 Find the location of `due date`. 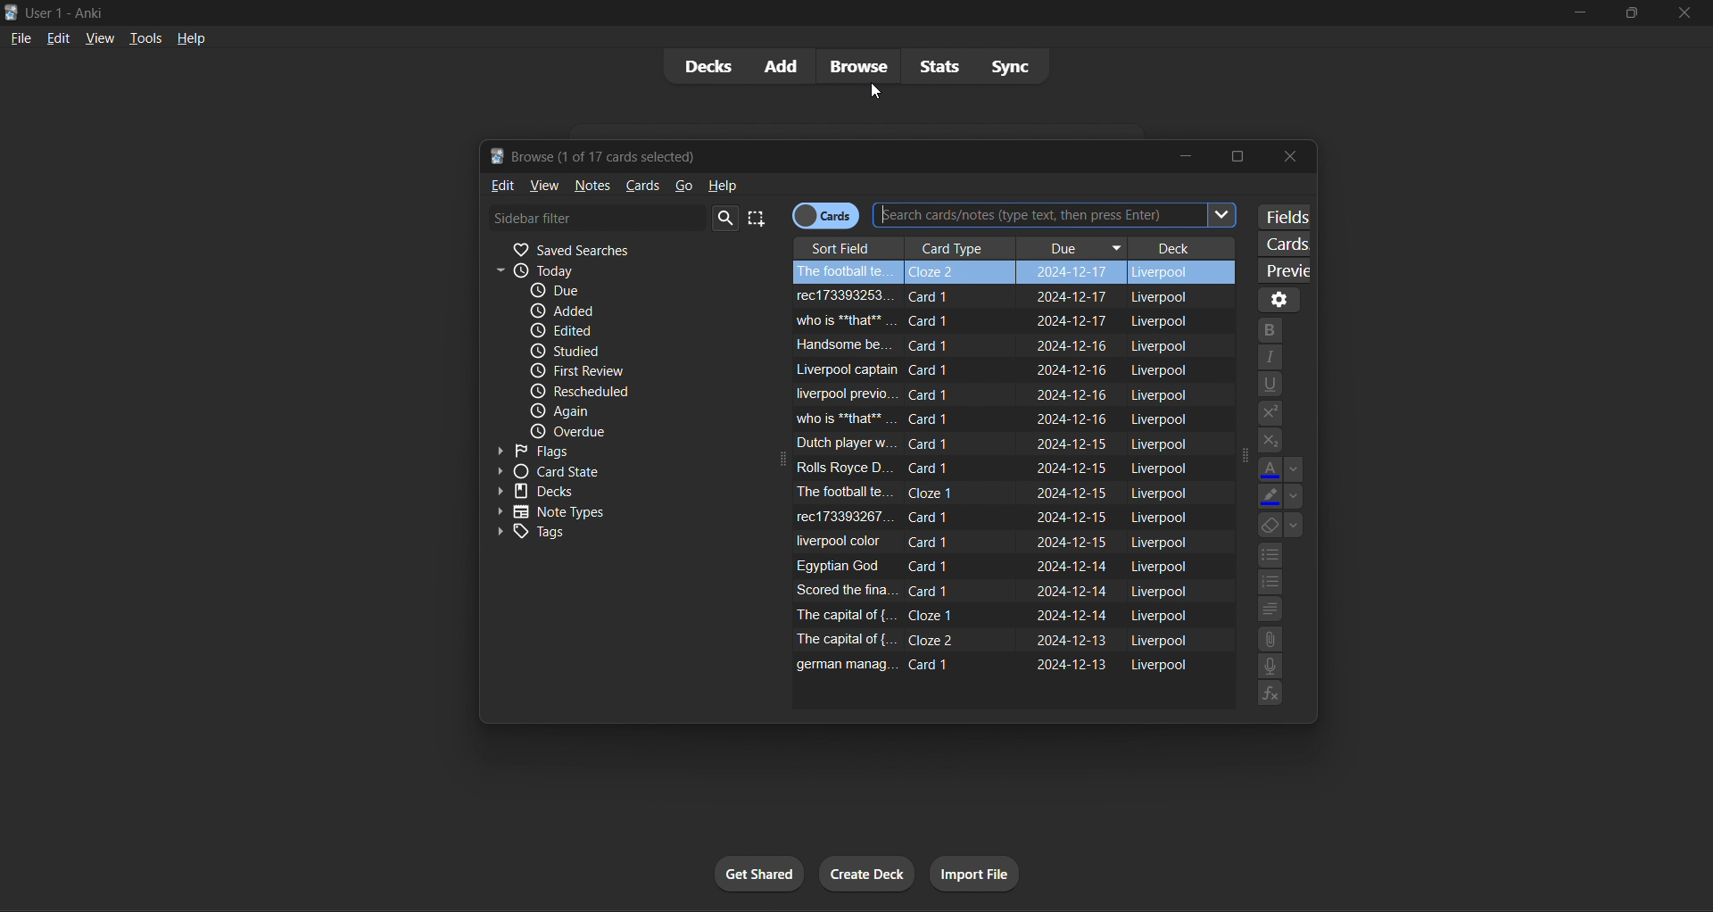

due date is located at coordinates (1070, 272).